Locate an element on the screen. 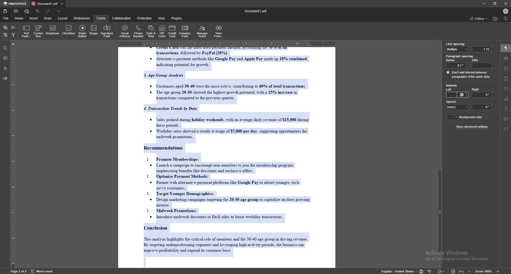 The image size is (511, 274). vertical scale is located at coordinates (13, 154).